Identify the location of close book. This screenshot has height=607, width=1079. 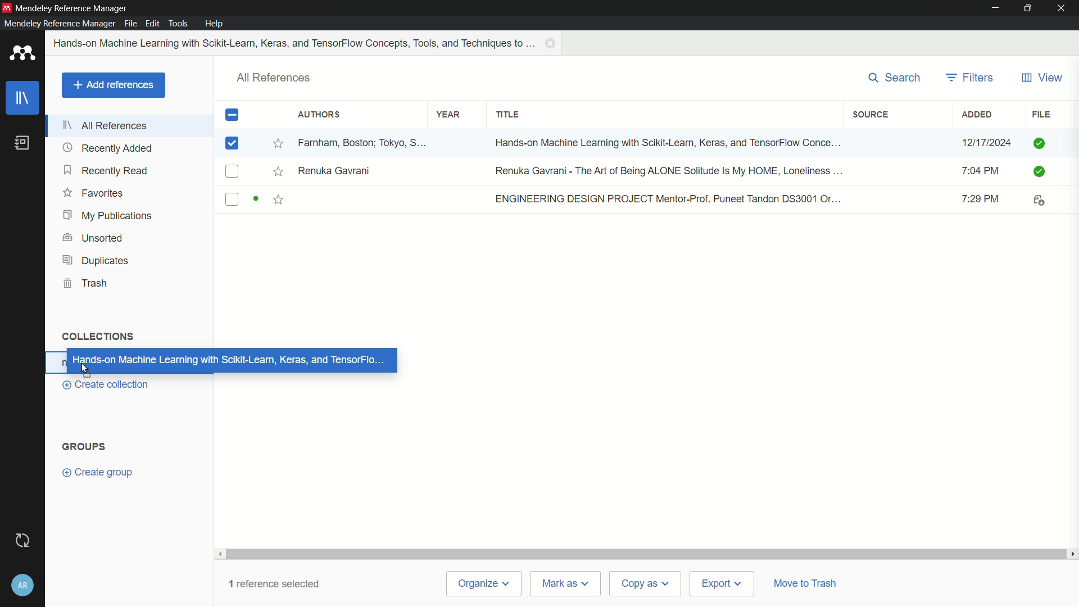
(552, 43).